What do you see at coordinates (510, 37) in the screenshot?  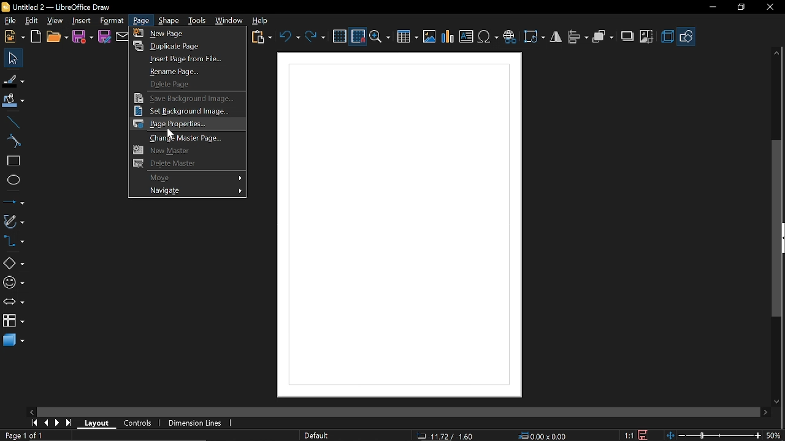 I see `Insert hyprelink` at bounding box center [510, 37].